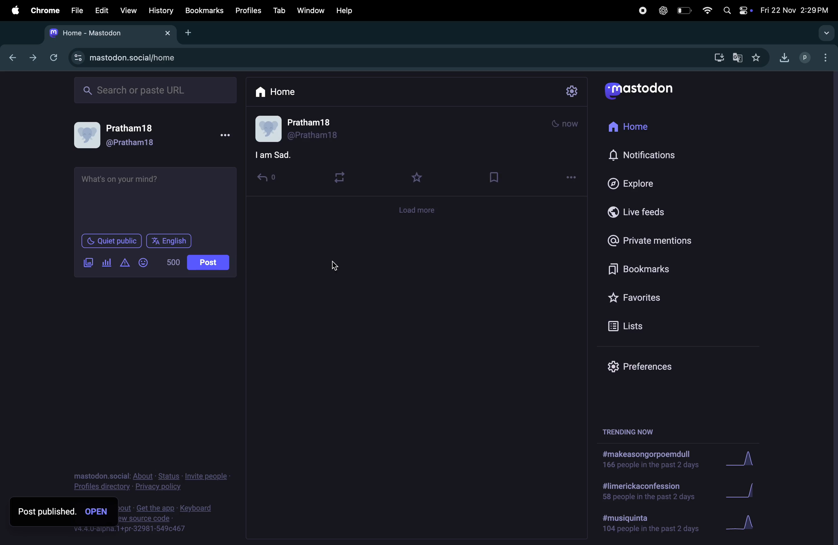 This screenshot has width=838, height=545. I want to click on bookmarks, so click(205, 10).